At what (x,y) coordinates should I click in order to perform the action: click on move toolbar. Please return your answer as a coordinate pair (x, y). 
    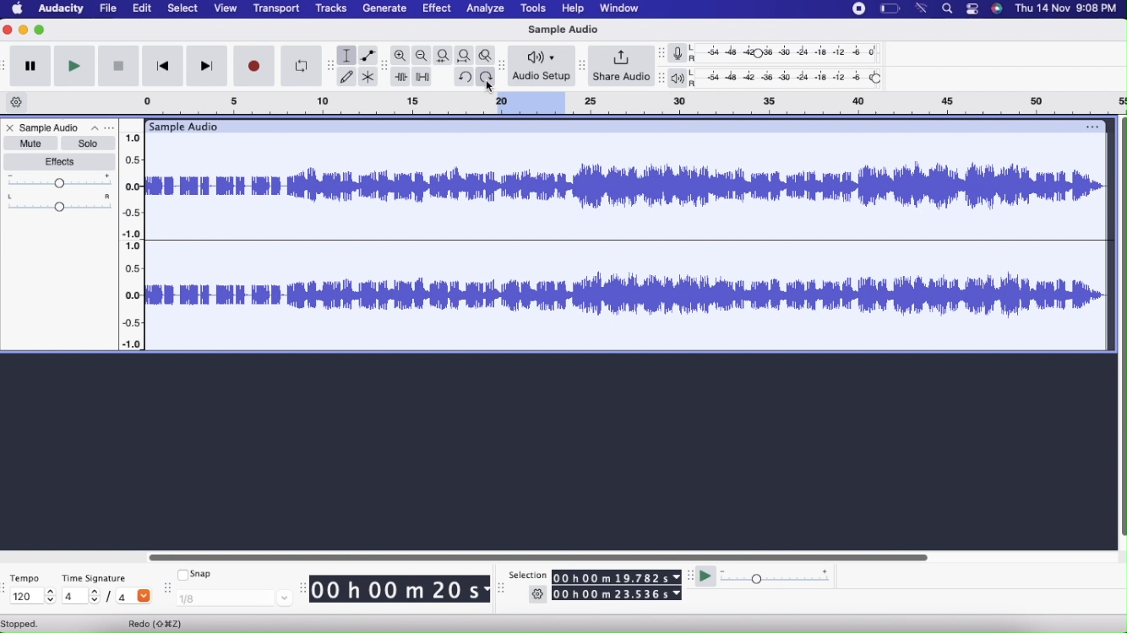
    Looking at the image, I should click on (503, 588).